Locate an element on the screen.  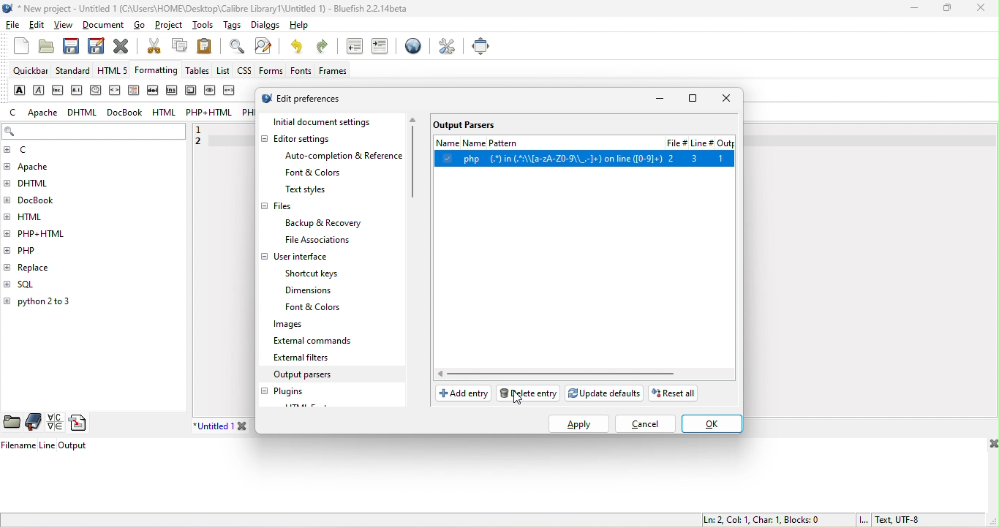
emphasis is located at coordinates (39, 90).